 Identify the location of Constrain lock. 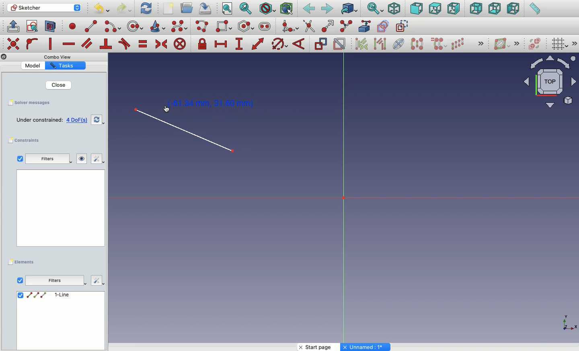
(203, 44).